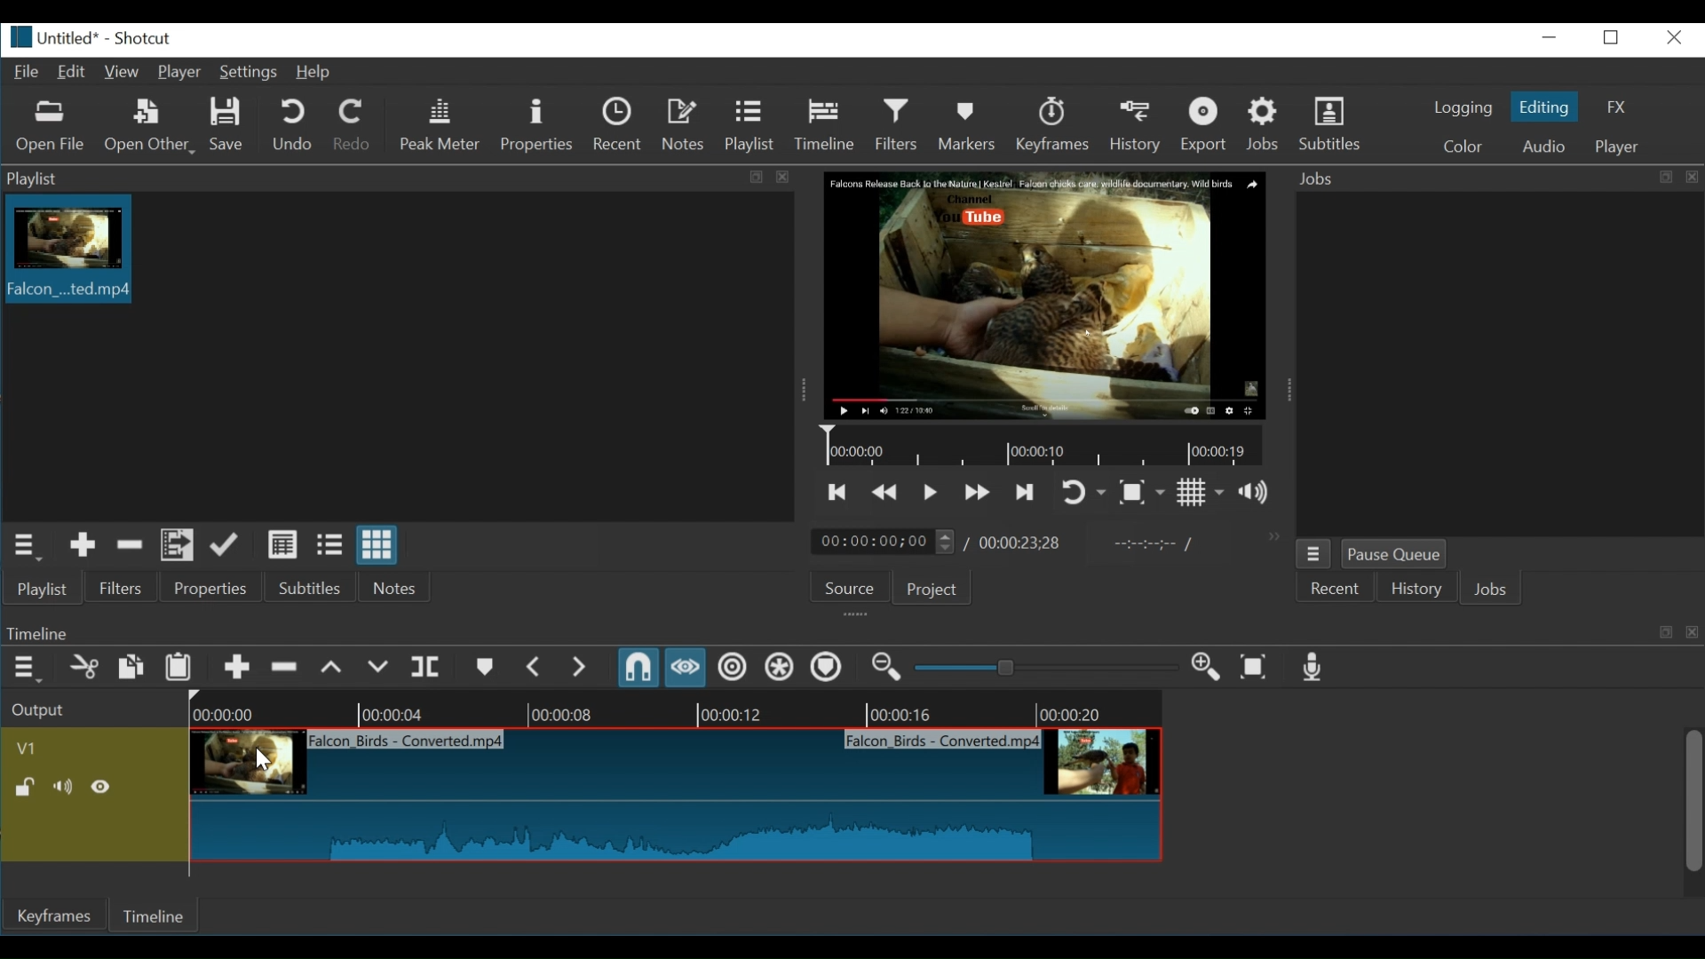 Image resolution: width=1705 pixels, height=959 pixels. What do you see at coordinates (583, 668) in the screenshot?
I see `Next Marker` at bounding box center [583, 668].